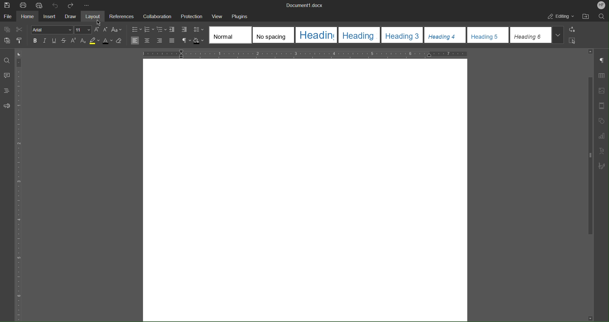 The width and height of the screenshot is (609, 322). What do you see at coordinates (273, 35) in the screenshot?
I see `No Spacing` at bounding box center [273, 35].